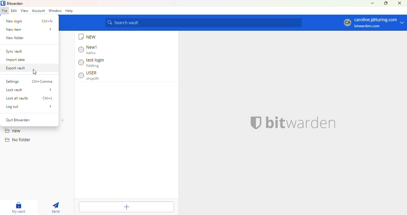  What do you see at coordinates (290, 122) in the screenshot?
I see `bitwarden` at bounding box center [290, 122].